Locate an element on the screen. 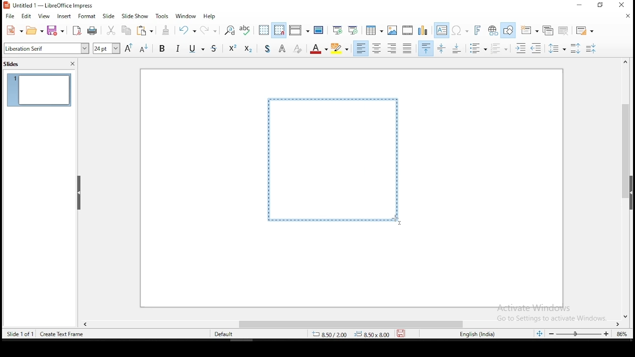 Image resolution: width=635 pixels, height=357 pixels. start from current slide is located at coordinates (352, 31).